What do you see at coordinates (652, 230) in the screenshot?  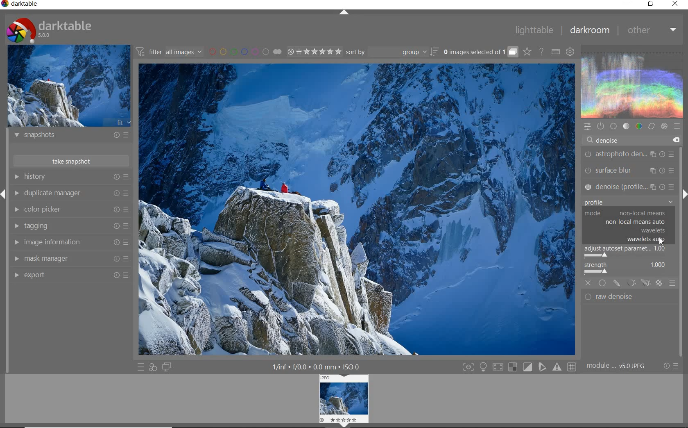 I see `WAVELETS` at bounding box center [652, 230].